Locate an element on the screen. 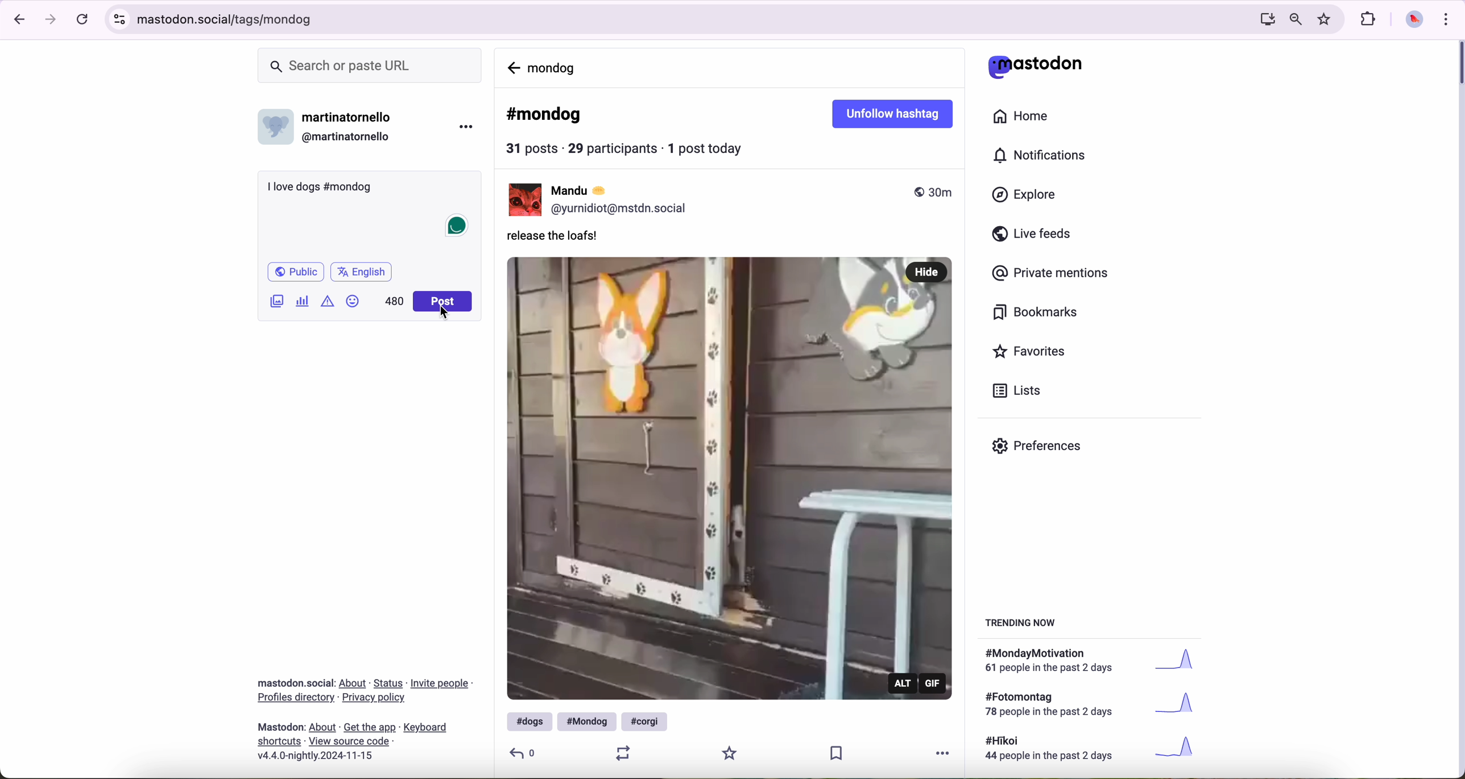 Image resolution: width=1465 pixels, height=779 pixels. favorites is located at coordinates (1031, 352).